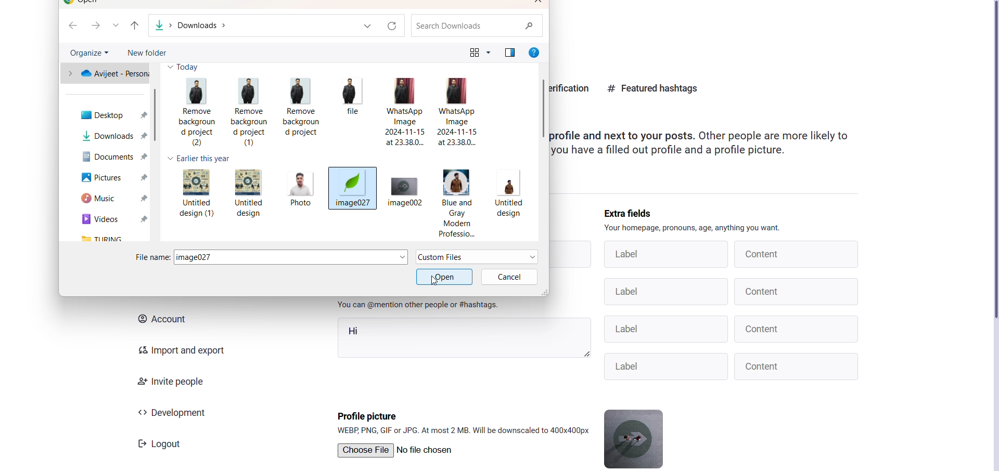 The image size is (999, 471). What do you see at coordinates (111, 116) in the screenshot?
I see `desktop` at bounding box center [111, 116].